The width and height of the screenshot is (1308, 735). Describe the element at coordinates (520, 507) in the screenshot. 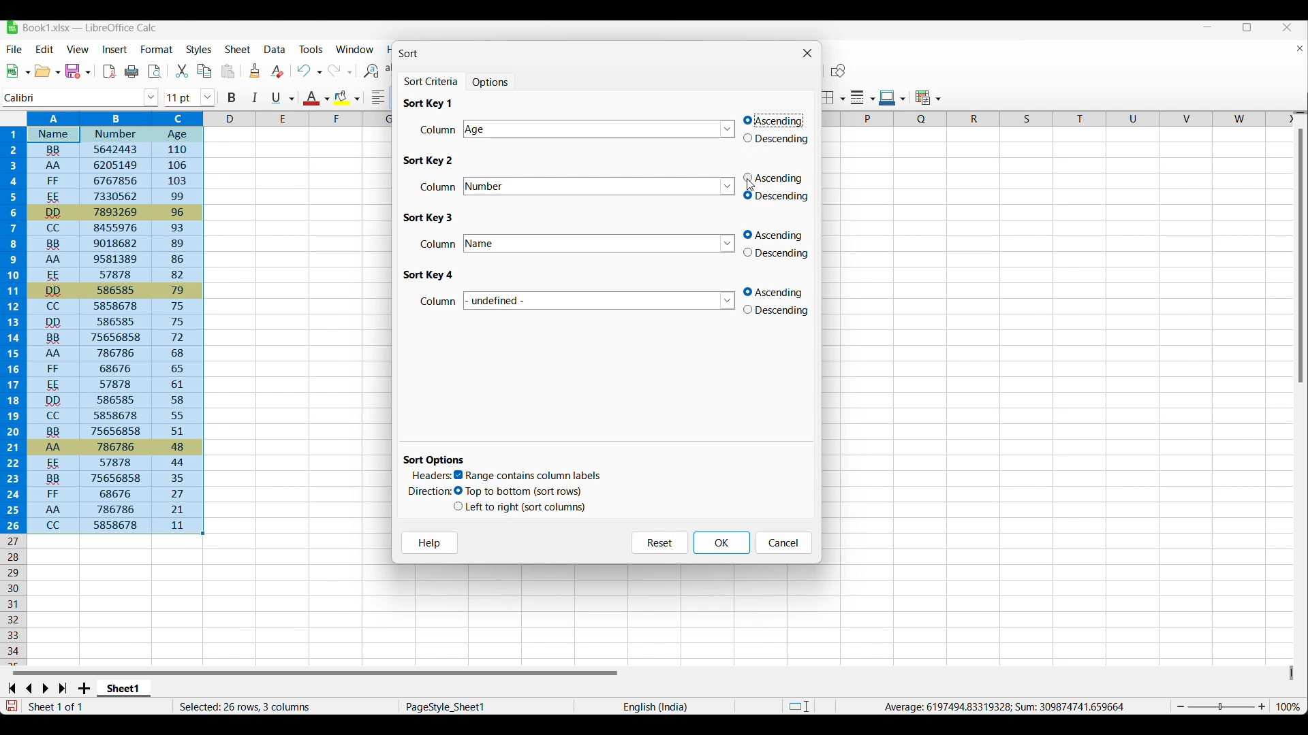

I see `Toggle off for Left to right sort for columns` at that location.